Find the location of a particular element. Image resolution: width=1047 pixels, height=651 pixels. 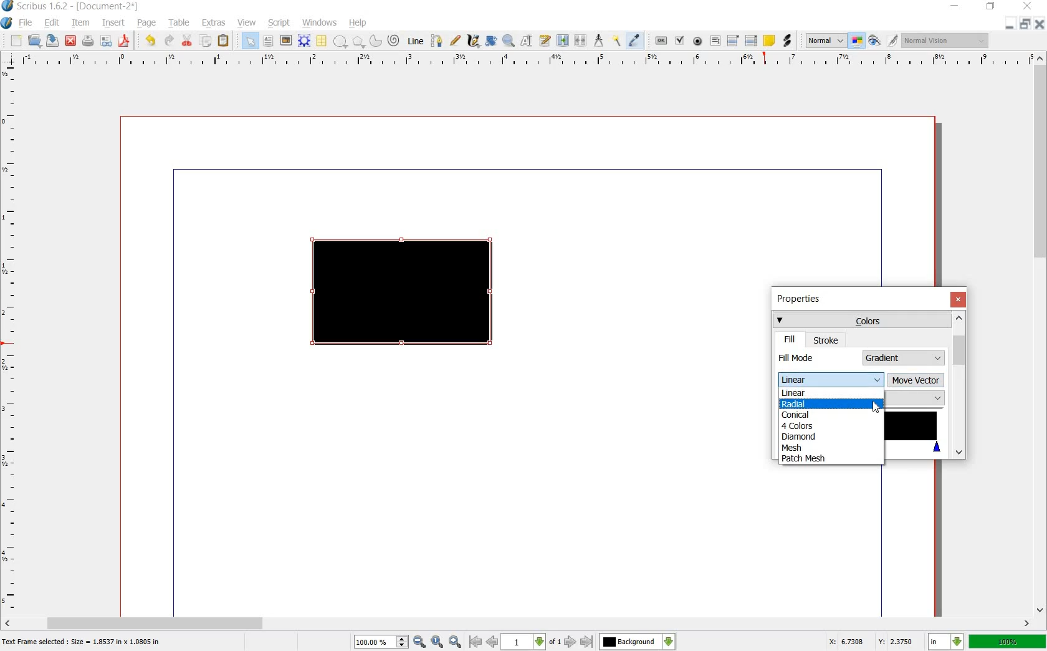

link text frame is located at coordinates (562, 41).